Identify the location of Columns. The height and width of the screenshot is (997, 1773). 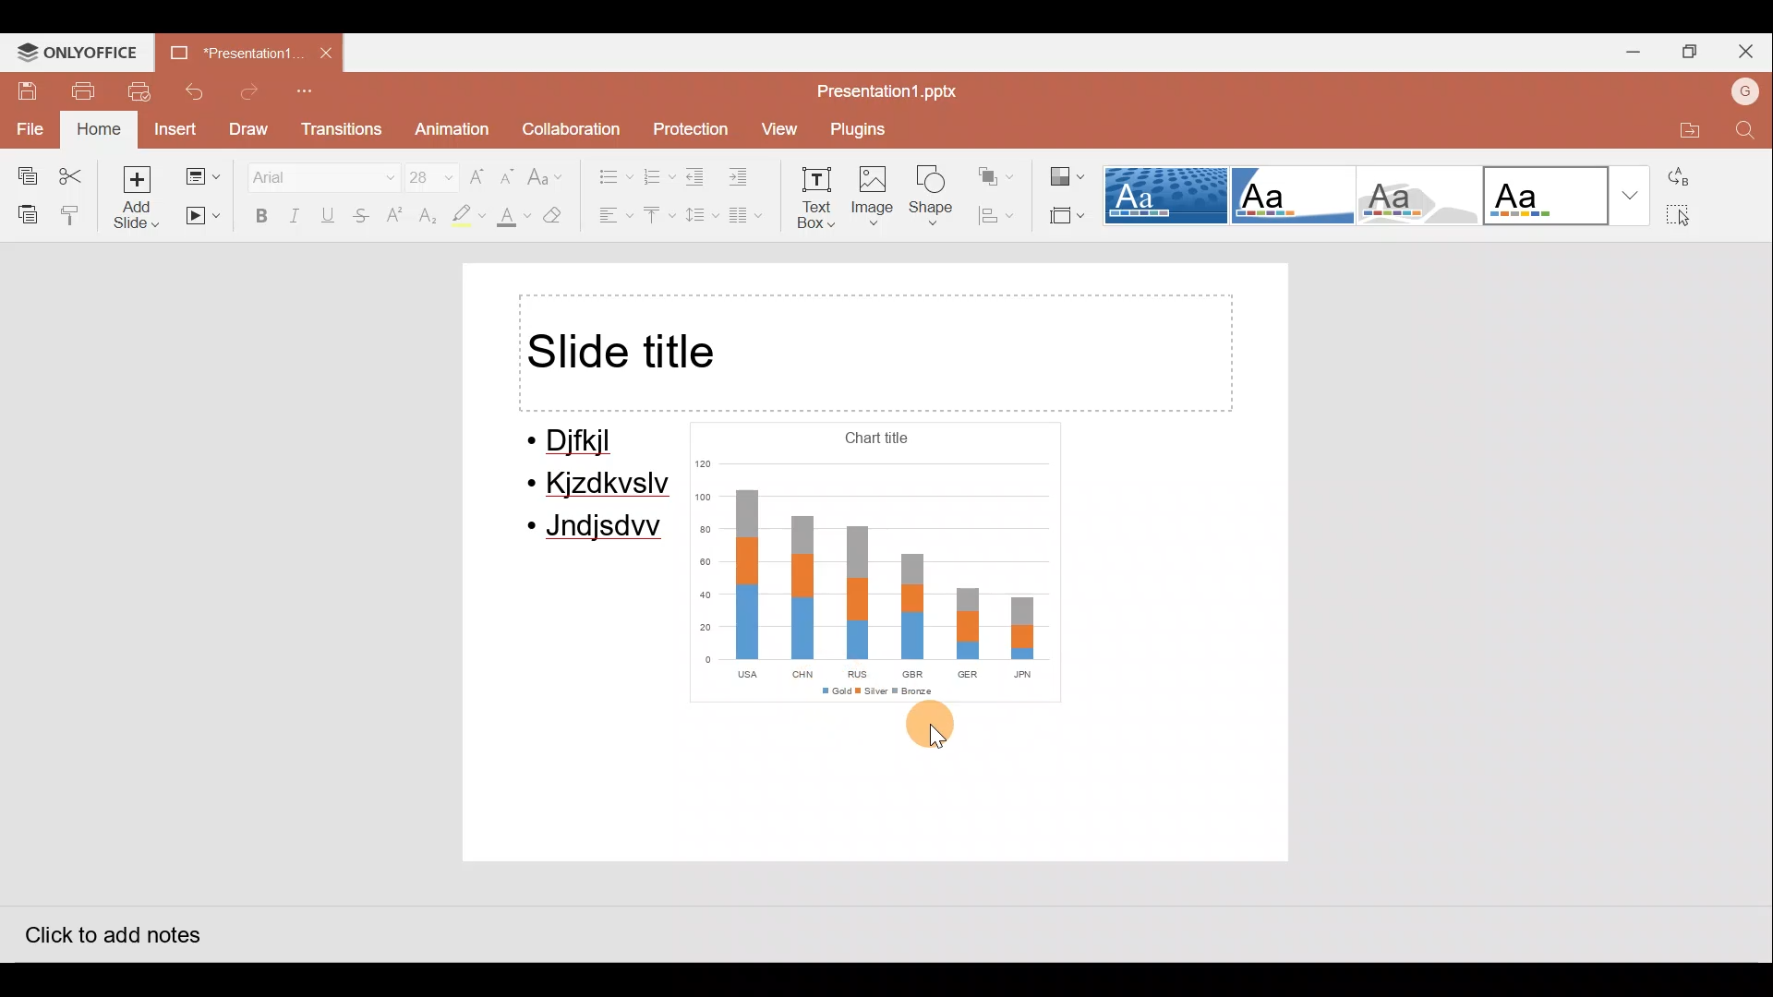
(753, 219).